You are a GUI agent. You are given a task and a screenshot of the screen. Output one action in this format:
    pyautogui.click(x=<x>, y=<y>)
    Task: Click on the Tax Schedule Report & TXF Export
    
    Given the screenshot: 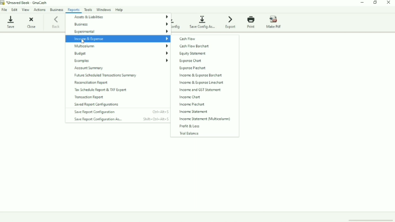 What is the action you would take?
    pyautogui.click(x=100, y=90)
    